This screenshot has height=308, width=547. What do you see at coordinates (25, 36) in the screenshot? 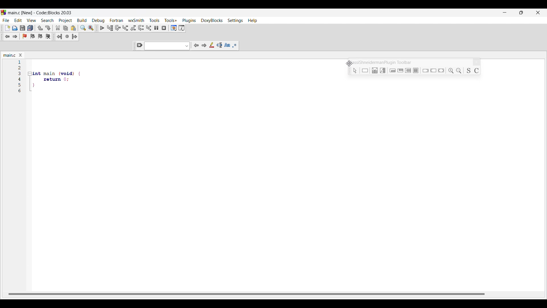
I see `Toggle bookmark` at bounding box center [25, 36].